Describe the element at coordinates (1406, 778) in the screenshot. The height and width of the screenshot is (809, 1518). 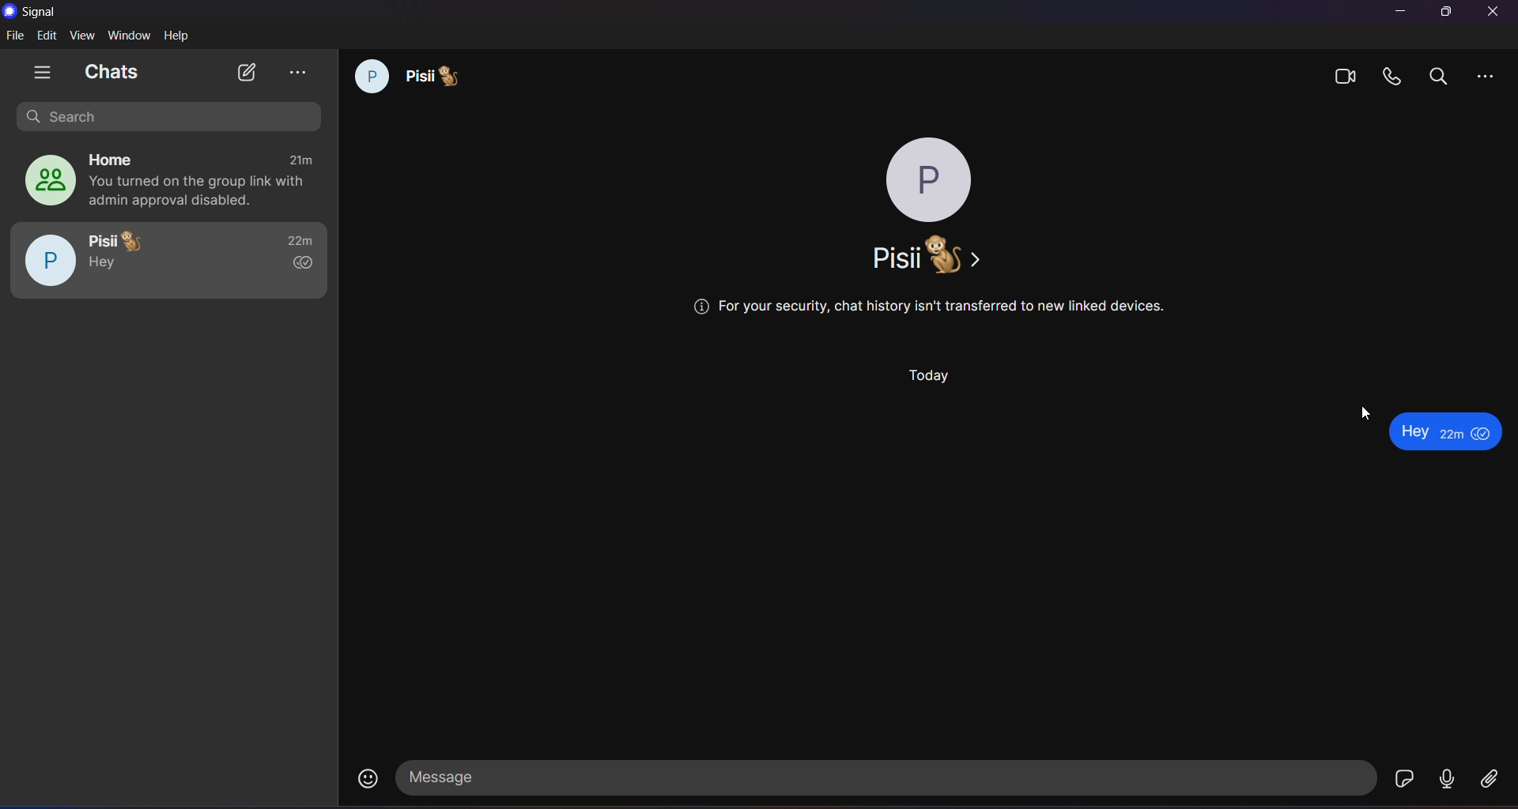
I see `stickers` at that location.